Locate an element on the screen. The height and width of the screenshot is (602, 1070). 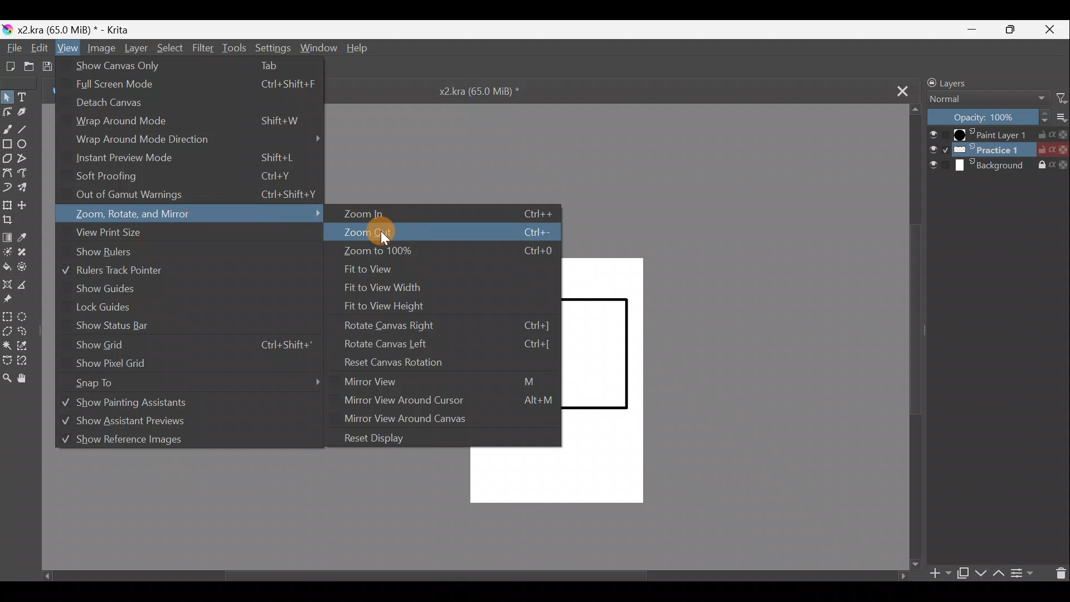
Calligraphy is located at coordinates (27, 112).